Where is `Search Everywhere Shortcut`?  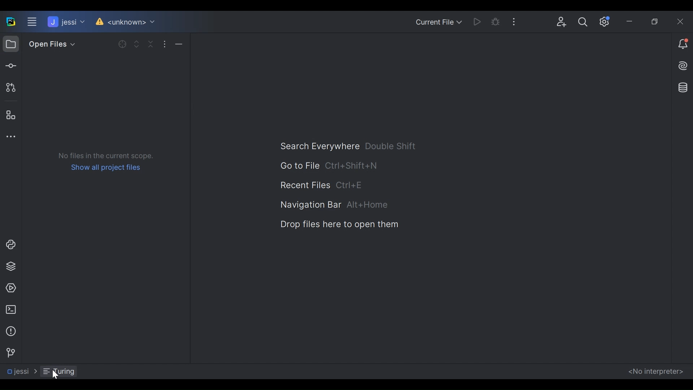 Search Everywhere Shortcut is located at coordinates (348, 146).